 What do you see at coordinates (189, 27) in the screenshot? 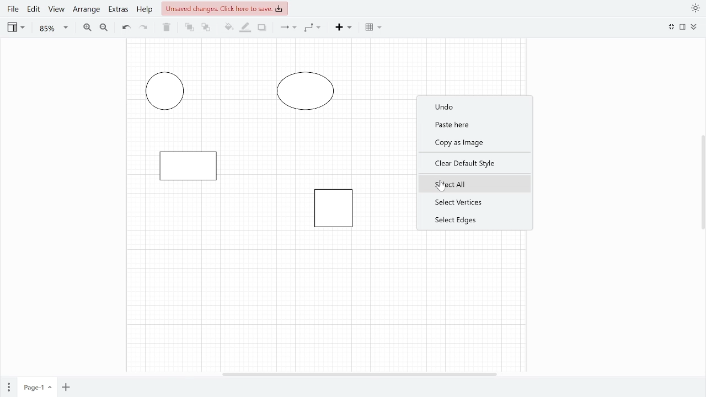
I see `To front` at bounding box center [189, 27].